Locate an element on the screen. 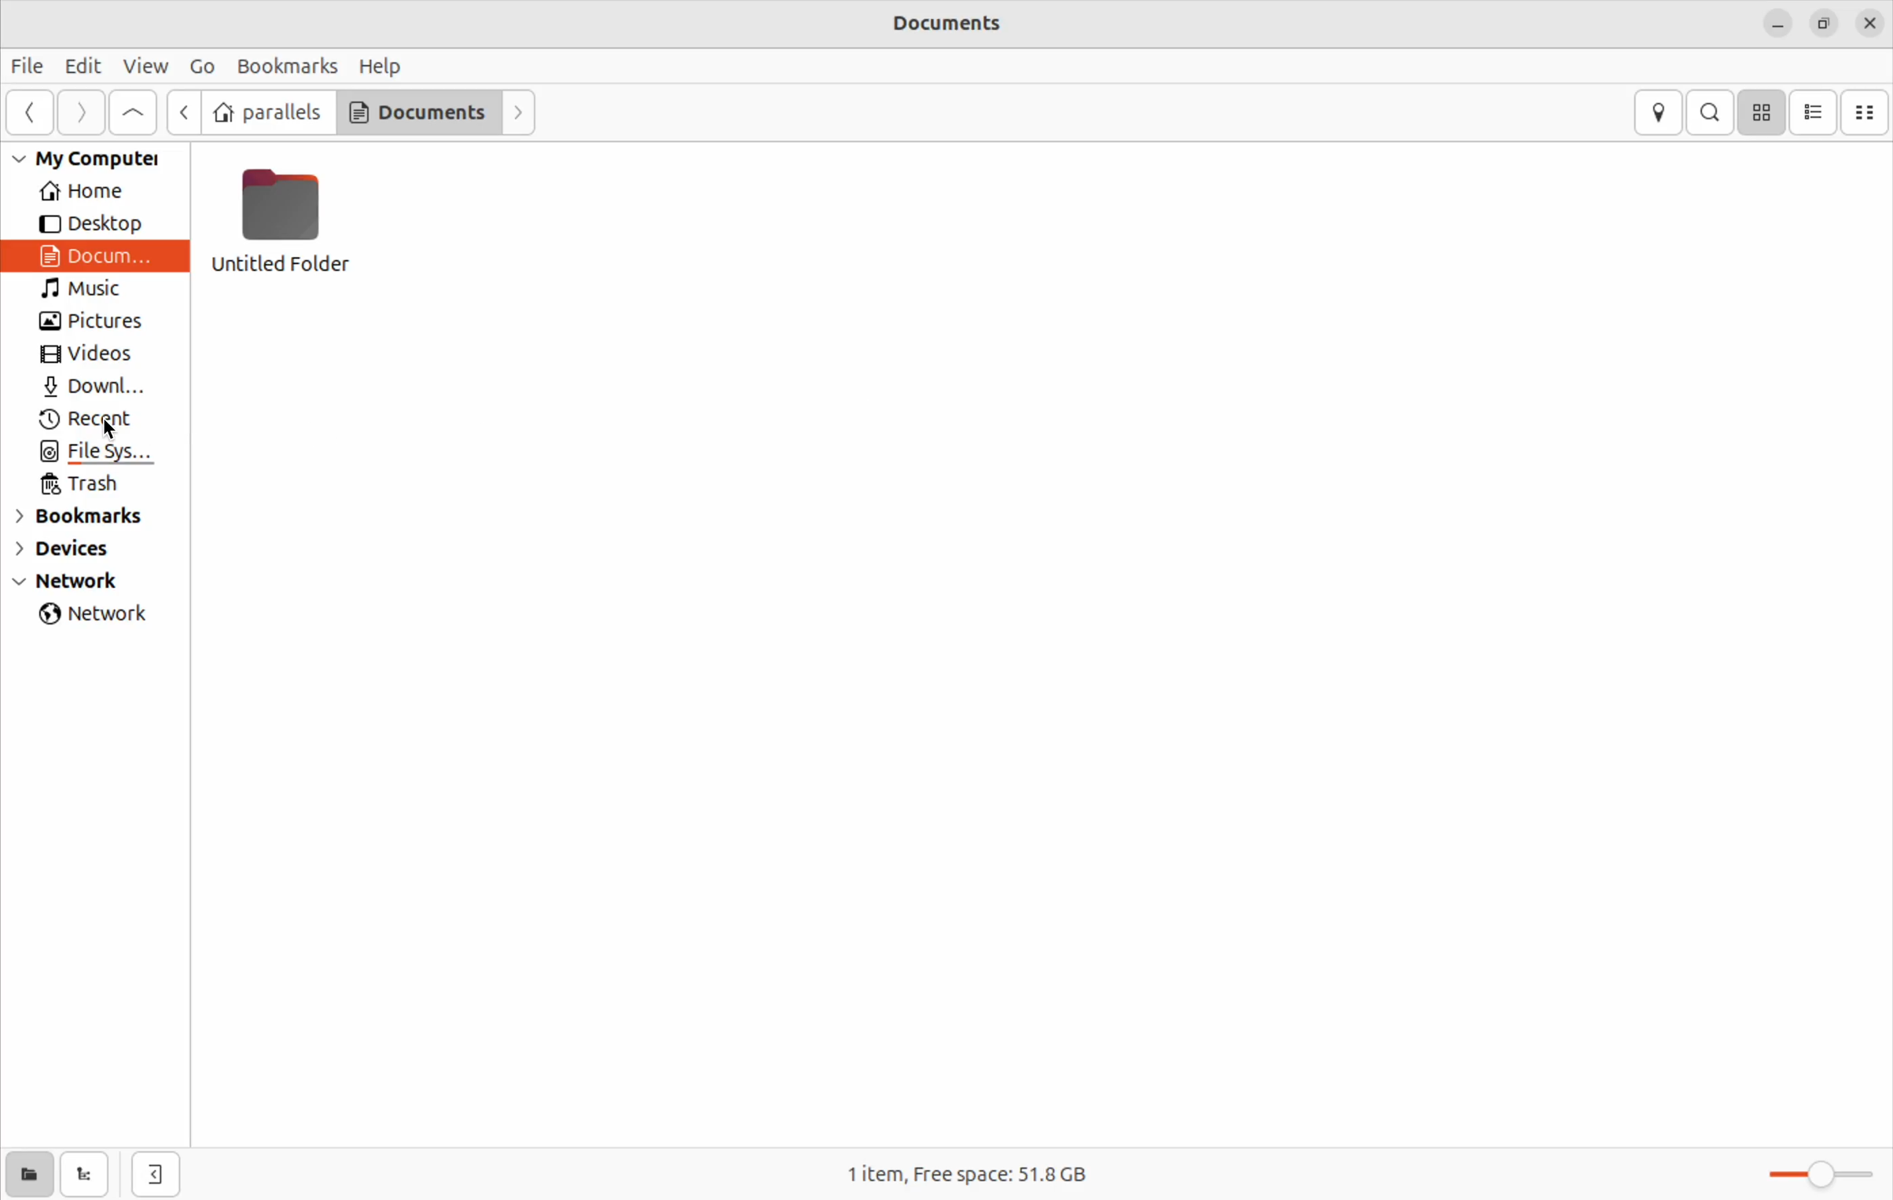   1 item free space51.8 Gb is located at coordinates (964, 1172).